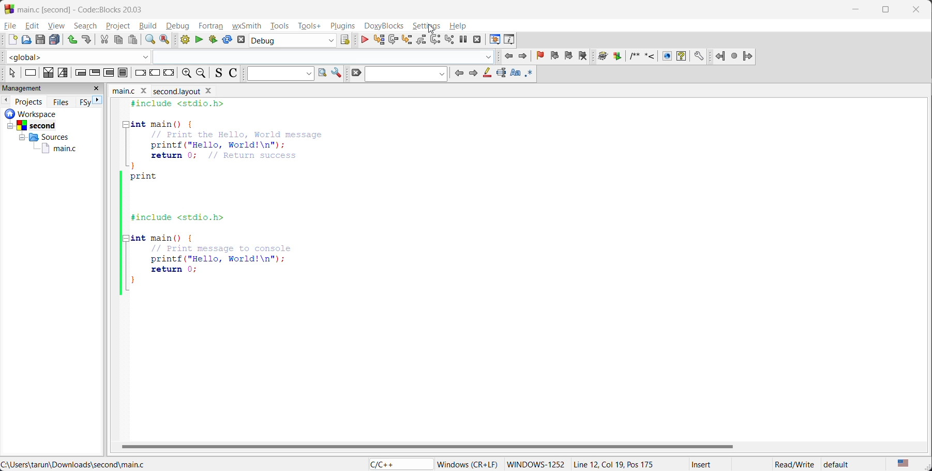 The width and height of the screenshot is (932, 471). Describe the element at coordinates (474, 74) in the screenshot. I see `next` at that location.